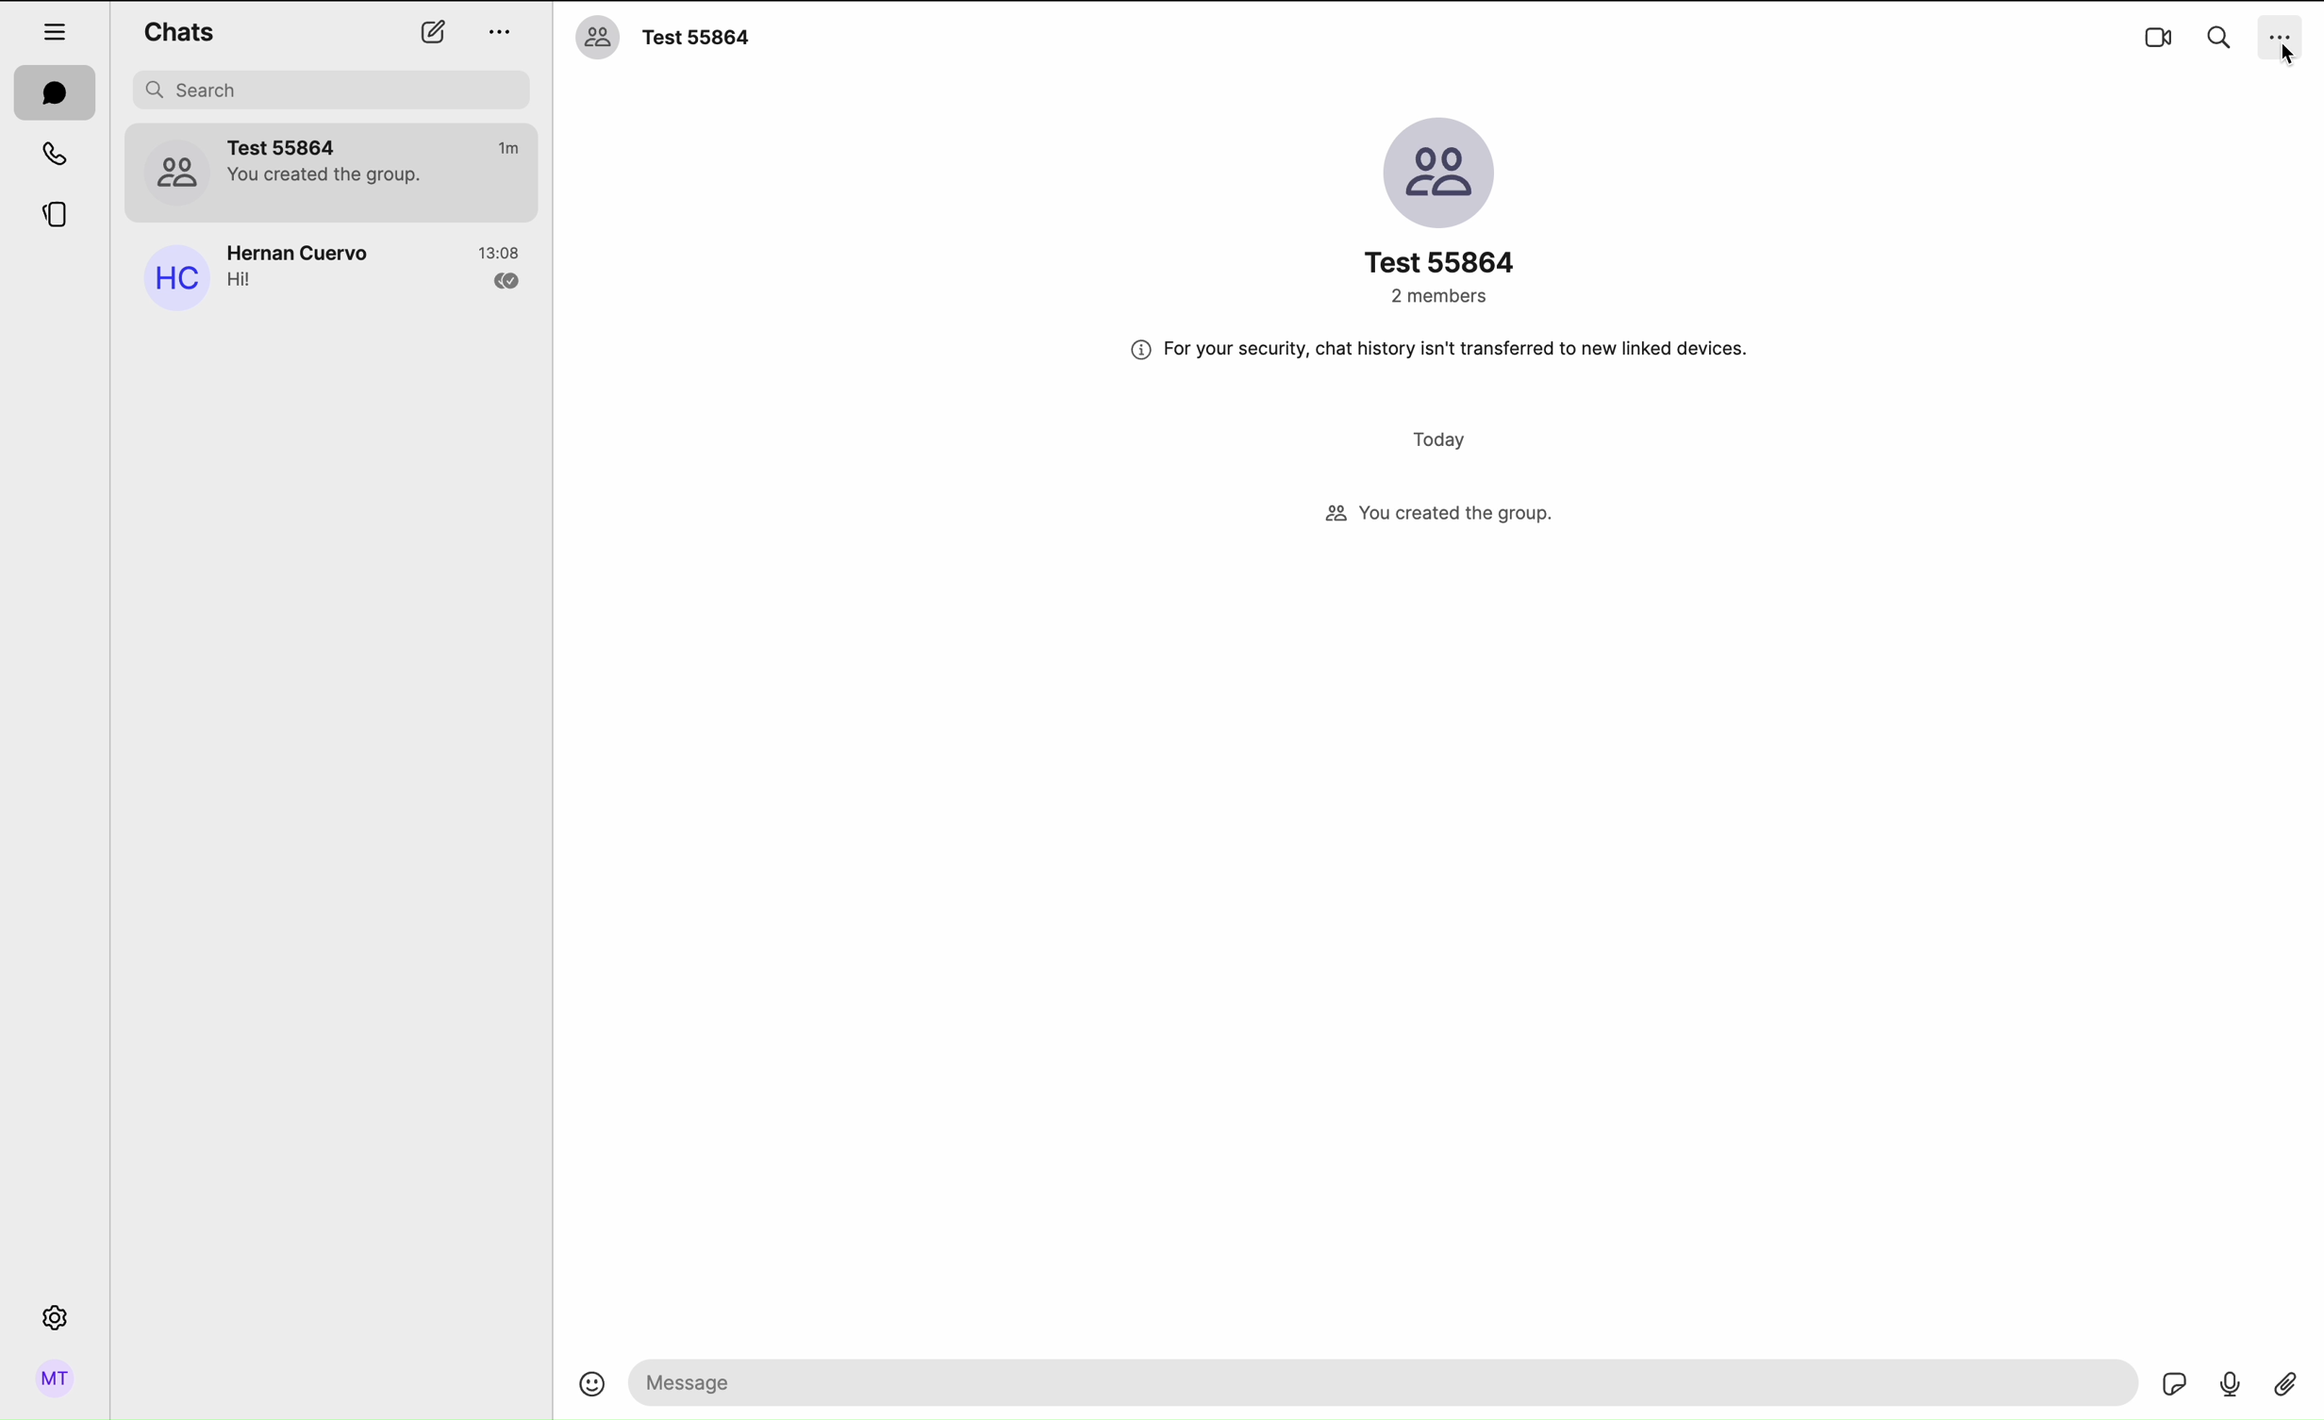 Image resolution: width=2324 pixels, height=1420 pixels. I want to click on settings, so click(55, 1322).